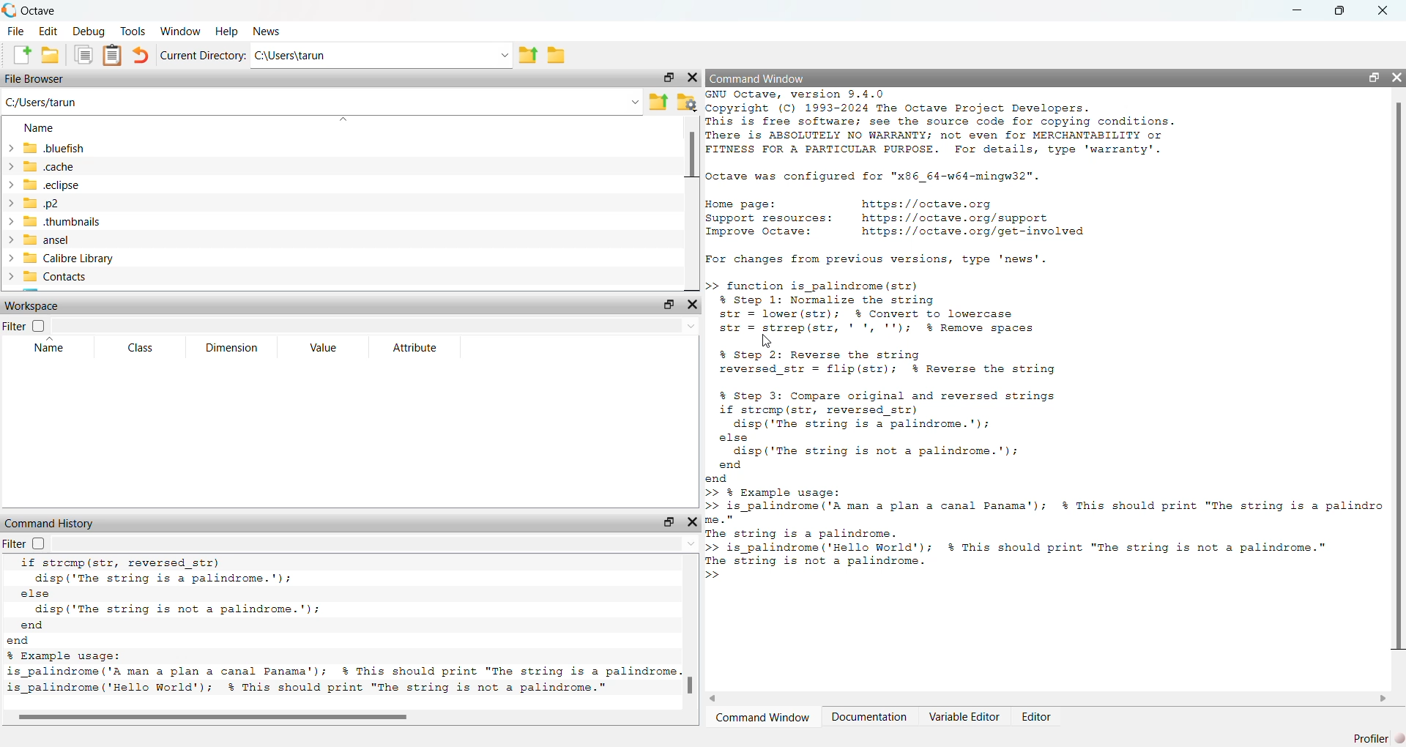  I want to click on details of octave version and copyright, so click(959, 124).